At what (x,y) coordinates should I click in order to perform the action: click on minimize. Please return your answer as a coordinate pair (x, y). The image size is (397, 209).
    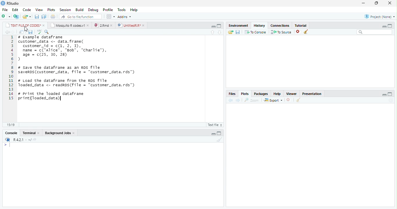
    Looking at the image, I should click on (213, 134).